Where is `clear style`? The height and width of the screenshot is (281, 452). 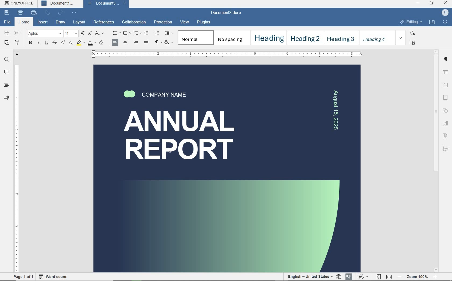 clear style is located at coordinates (101, 43).